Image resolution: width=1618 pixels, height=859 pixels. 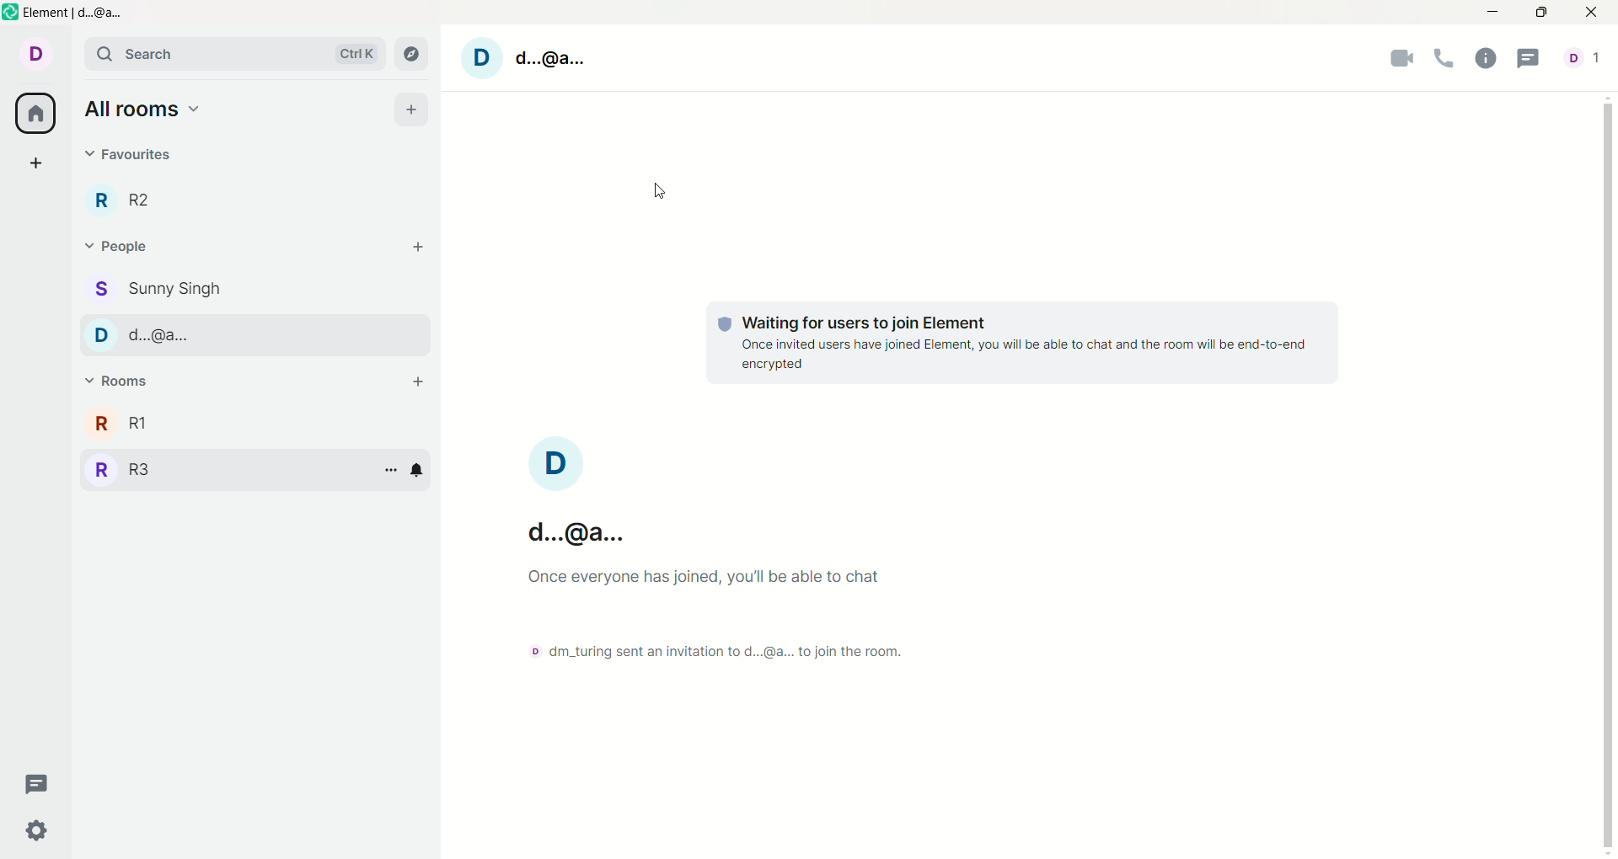 What do you see at coordinates (1022, 338) in the screenshot?
I see `text` at bounding box center [1022, 338].